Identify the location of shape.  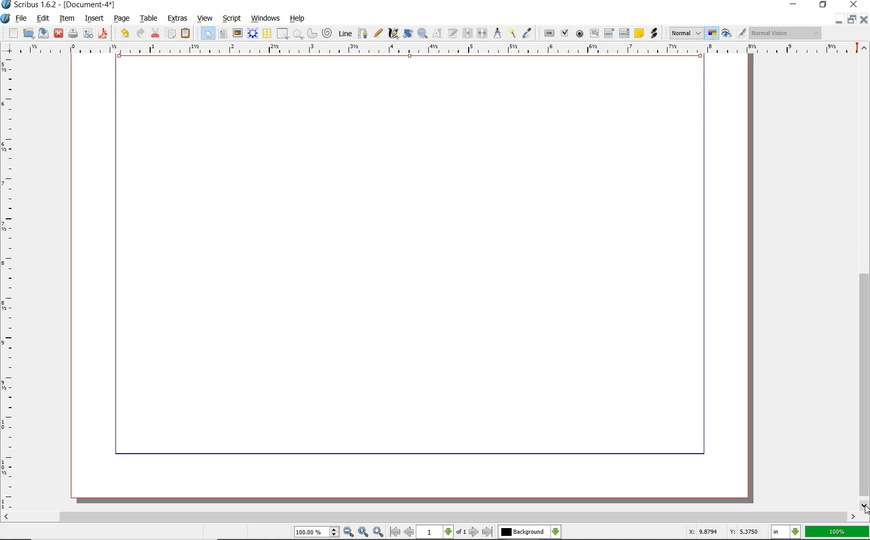
(283, 34).